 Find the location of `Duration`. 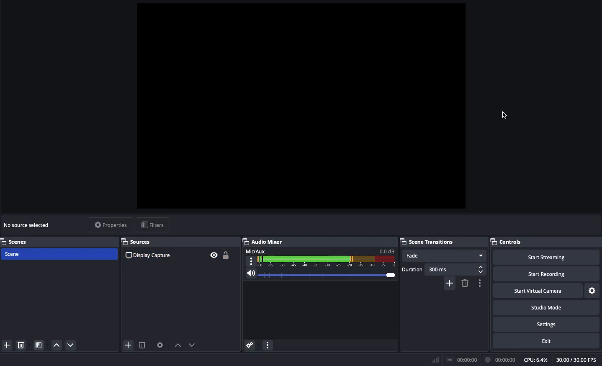

Duration is located at coordinates (444, 269).